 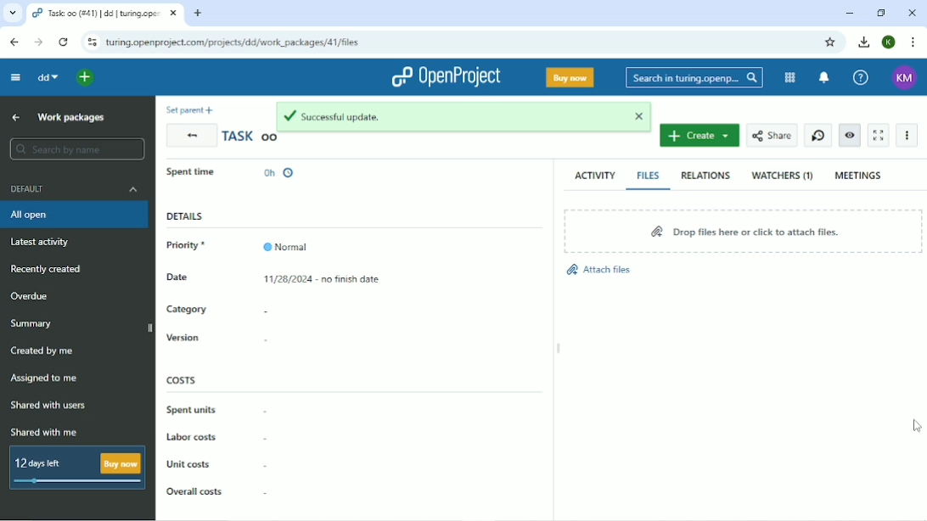 What do you see at coordinates (237, 245) in the screenshot?
I see `Priority` at bounding box center [237, 245].